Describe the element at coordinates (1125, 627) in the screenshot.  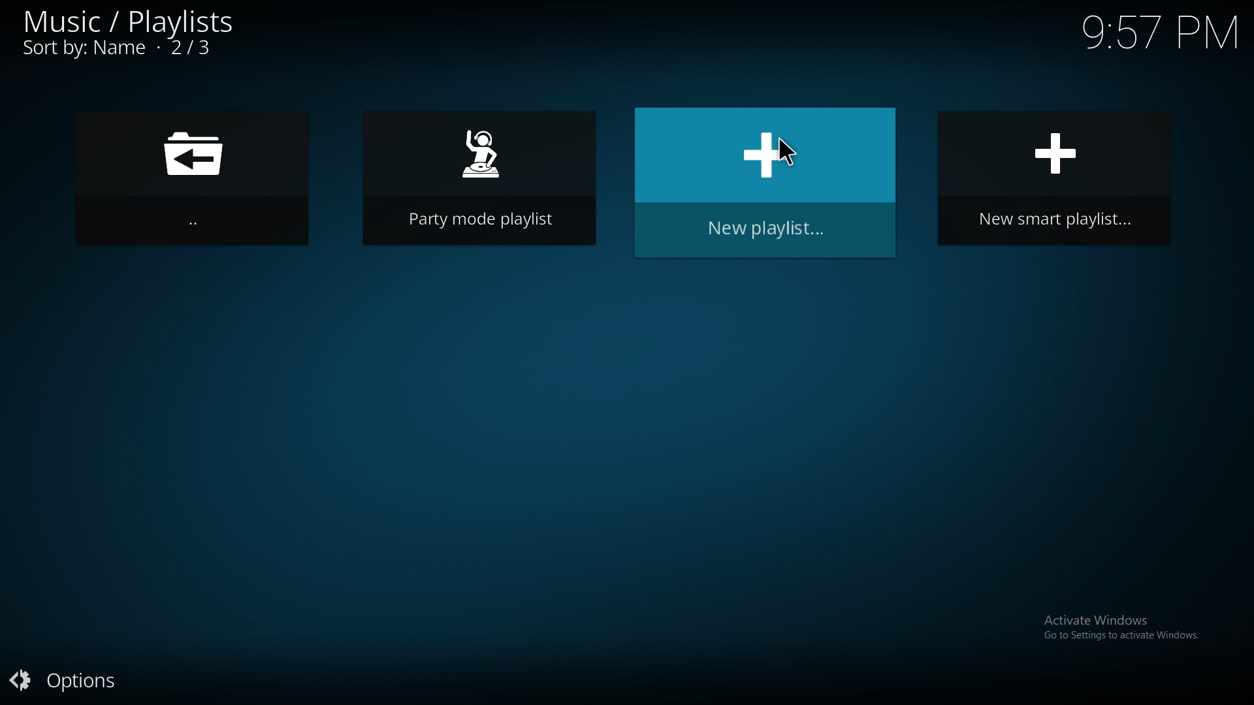
I see `Activate Windows
Go to Settings to activate Windows.` at that location.